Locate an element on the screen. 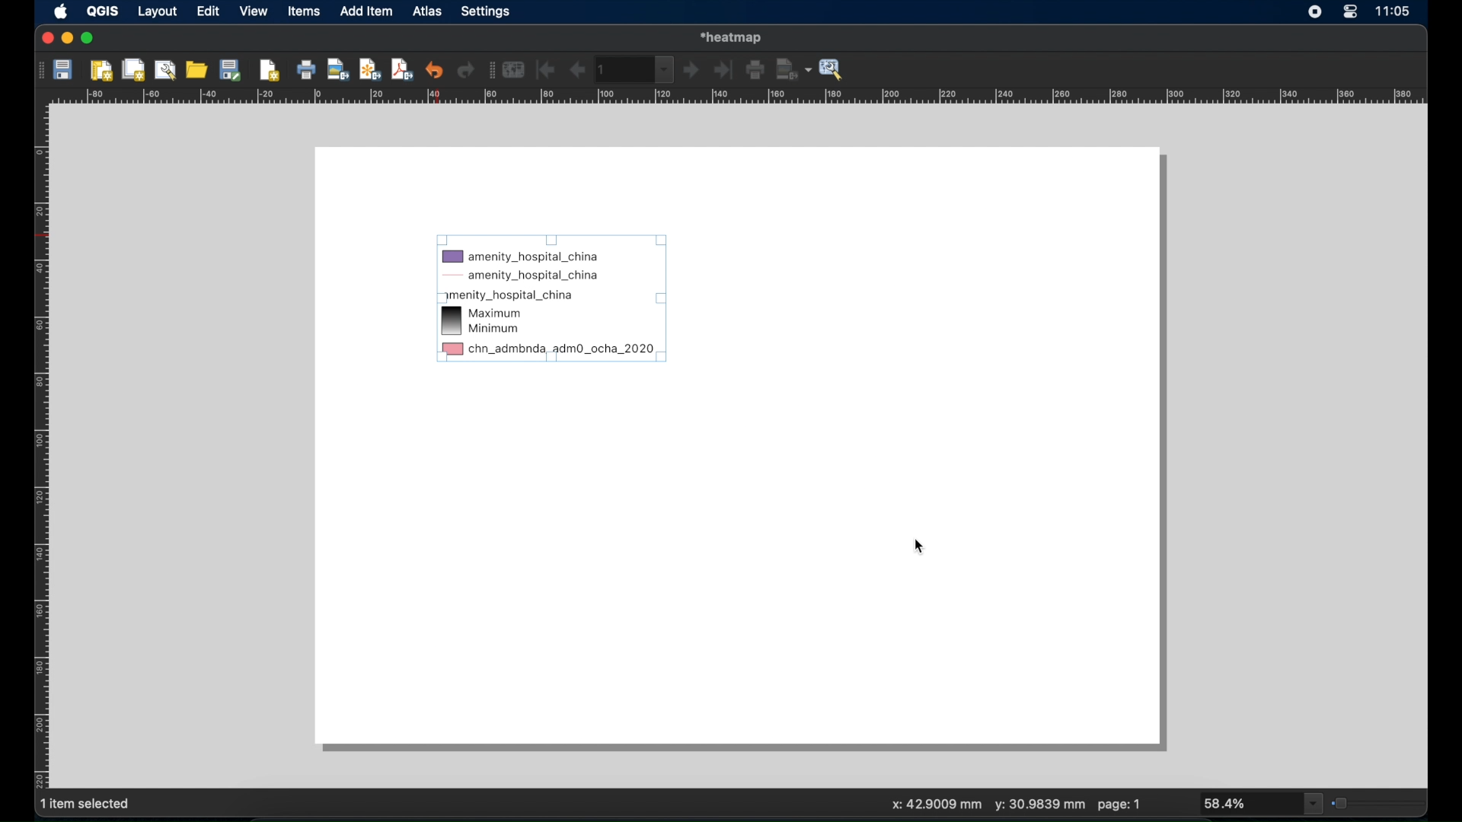 The image size is (1462, 822). minimize is located at coordinates (68, 39).